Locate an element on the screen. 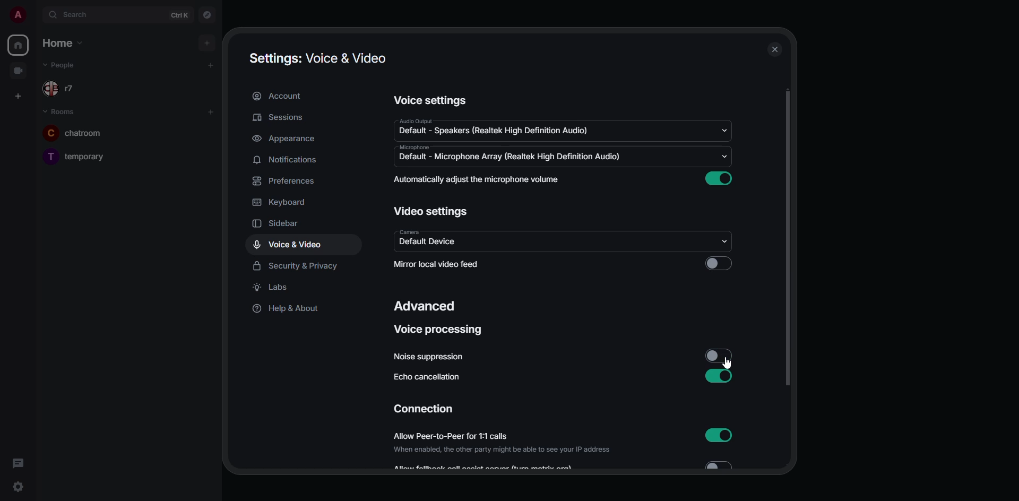  video room is located at coordinates (19, 71).